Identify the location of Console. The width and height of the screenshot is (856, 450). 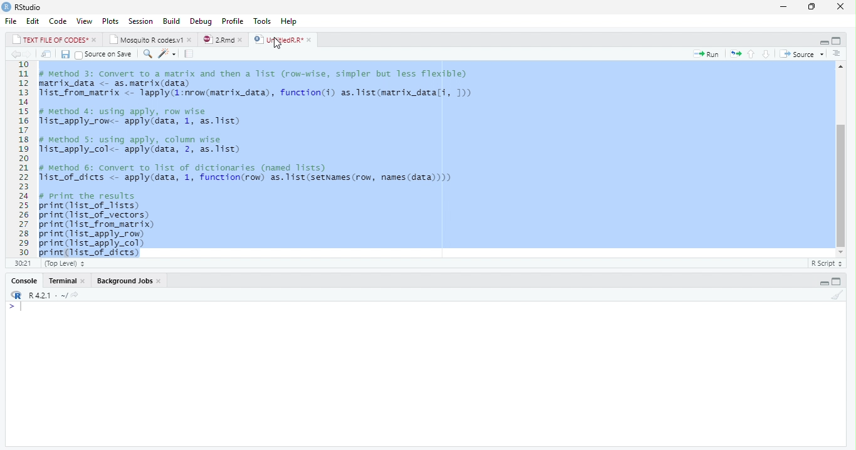
(65, 281).